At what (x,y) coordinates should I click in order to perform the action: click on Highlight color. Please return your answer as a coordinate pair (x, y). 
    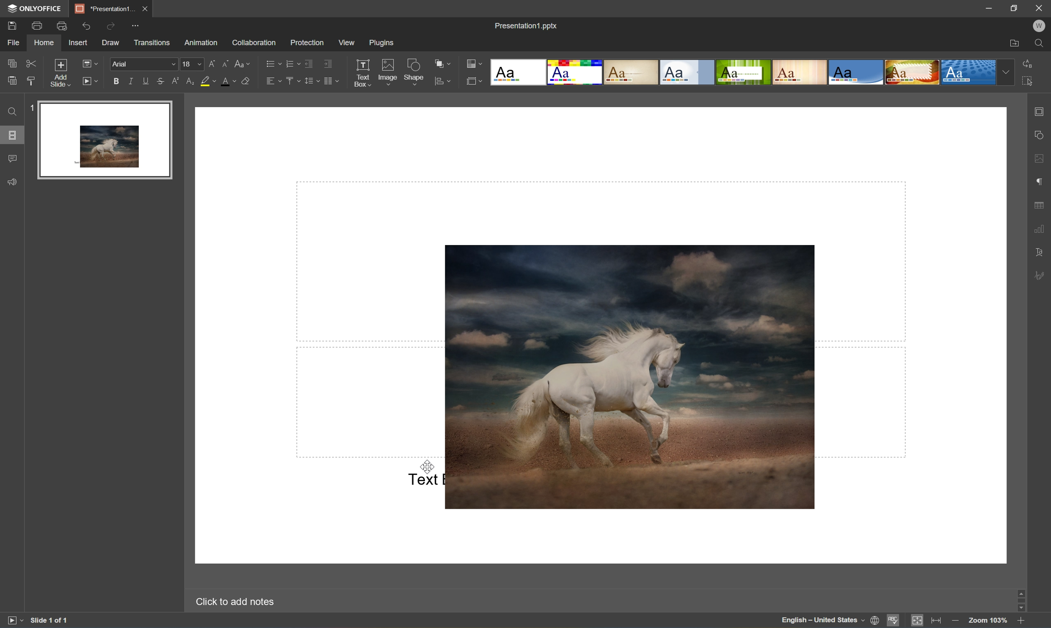
    Looking at the image, I should click on (208, 81).